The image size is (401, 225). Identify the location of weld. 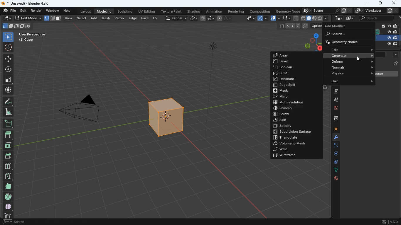
(294, 149).